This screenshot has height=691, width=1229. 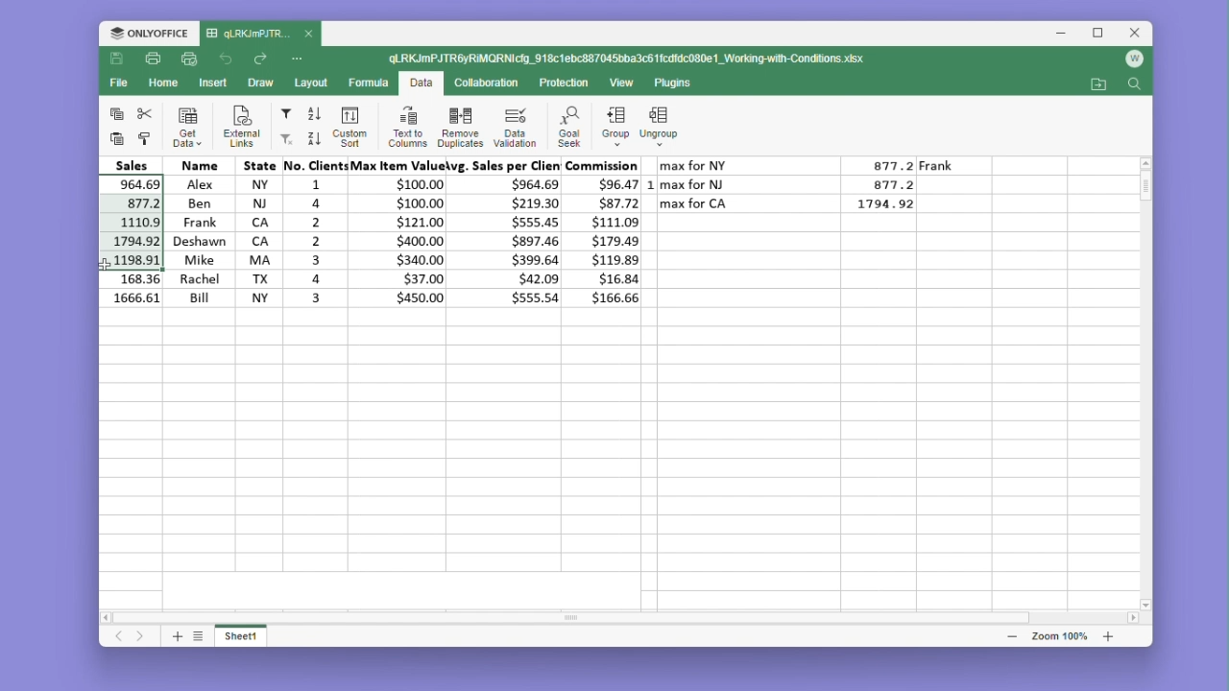 What do you see at coordinates (1134, 85) in the screenshot?
I see `Search` at bounding box center [1134, 85].